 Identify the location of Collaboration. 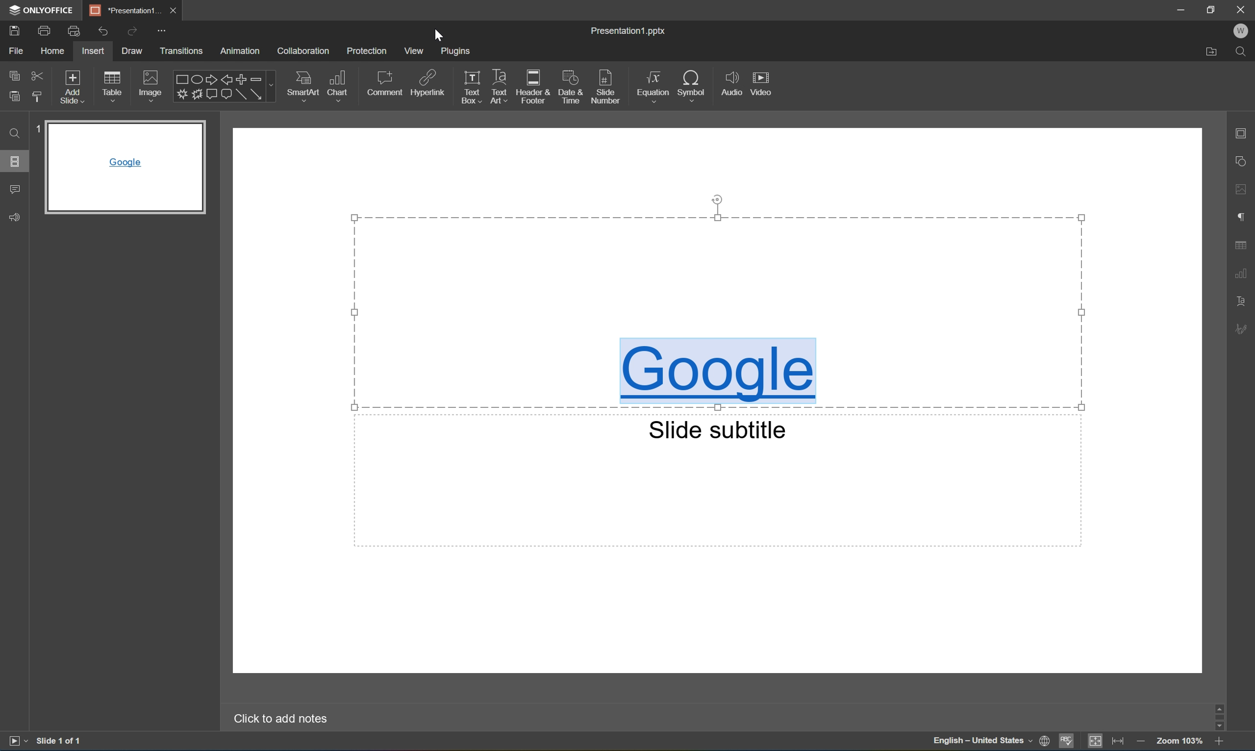
(302, 51).